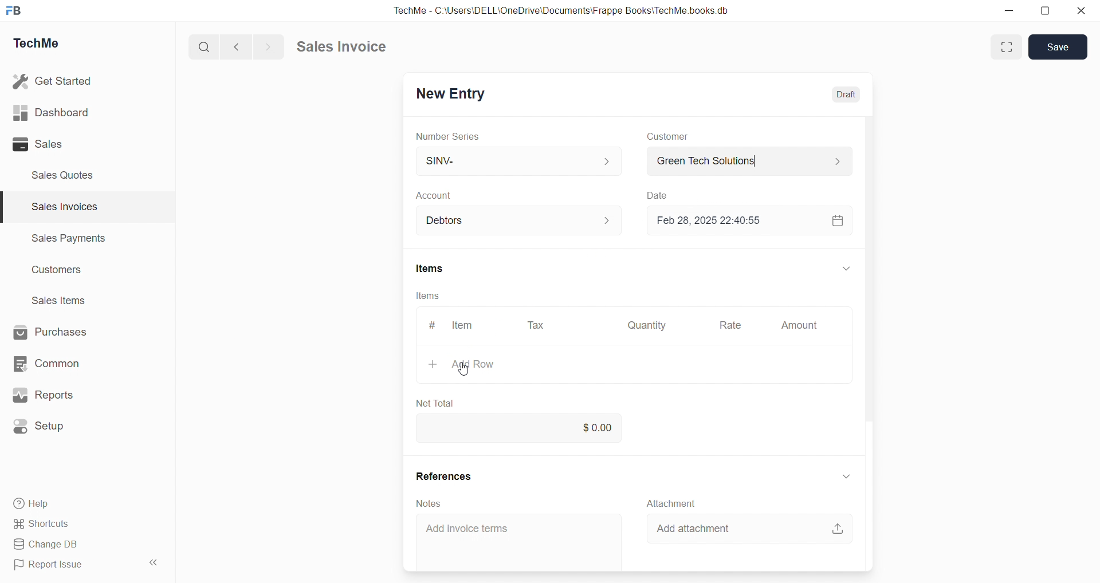 The width and height of the screenshot is (1100, 583). Describe the element at coordinates (520, 220) in the screenshot. I see `Debtors` at that location.